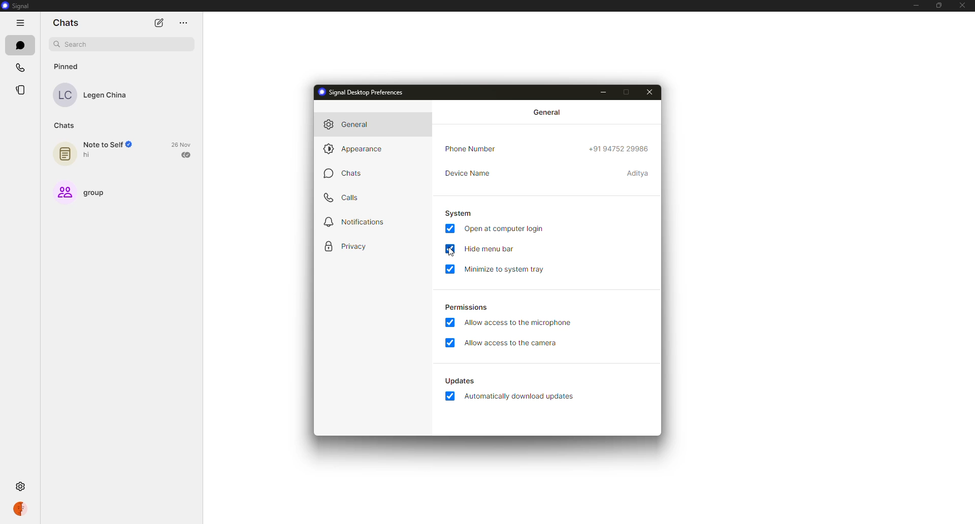 The height and width of the screenshot is (524, 975). I want to click on automatically download updates, so click(522, 397).